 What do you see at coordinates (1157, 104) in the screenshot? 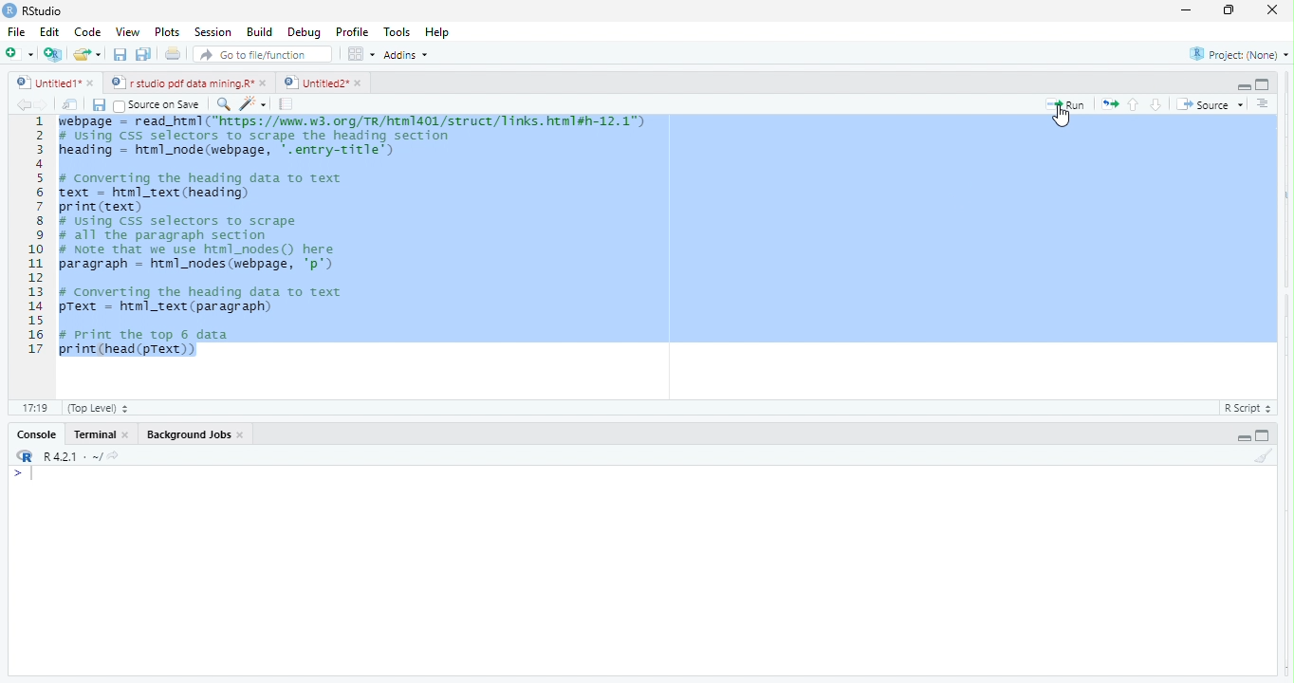
I see `go to next section/chunk` at bounding box center [1157, 104].